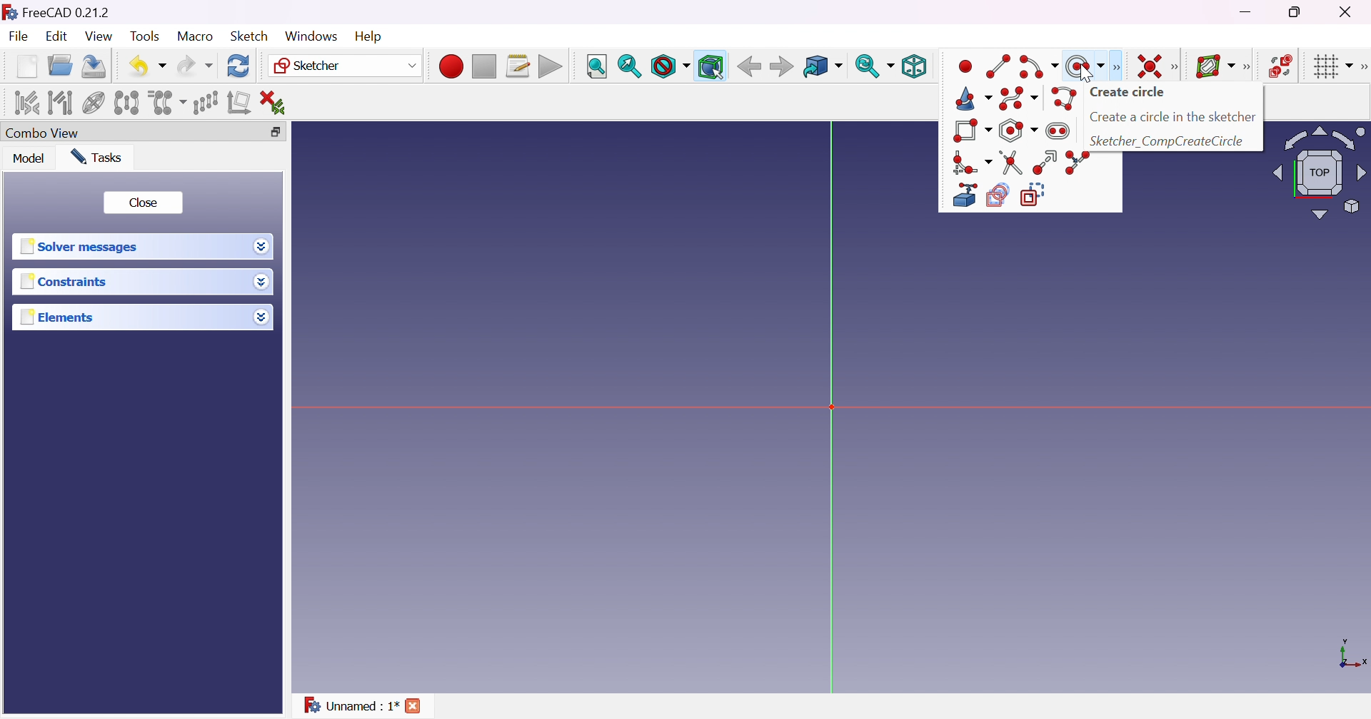 The image size is (1371, 719). I want to click on Stop macro recording, so click(483, 67).